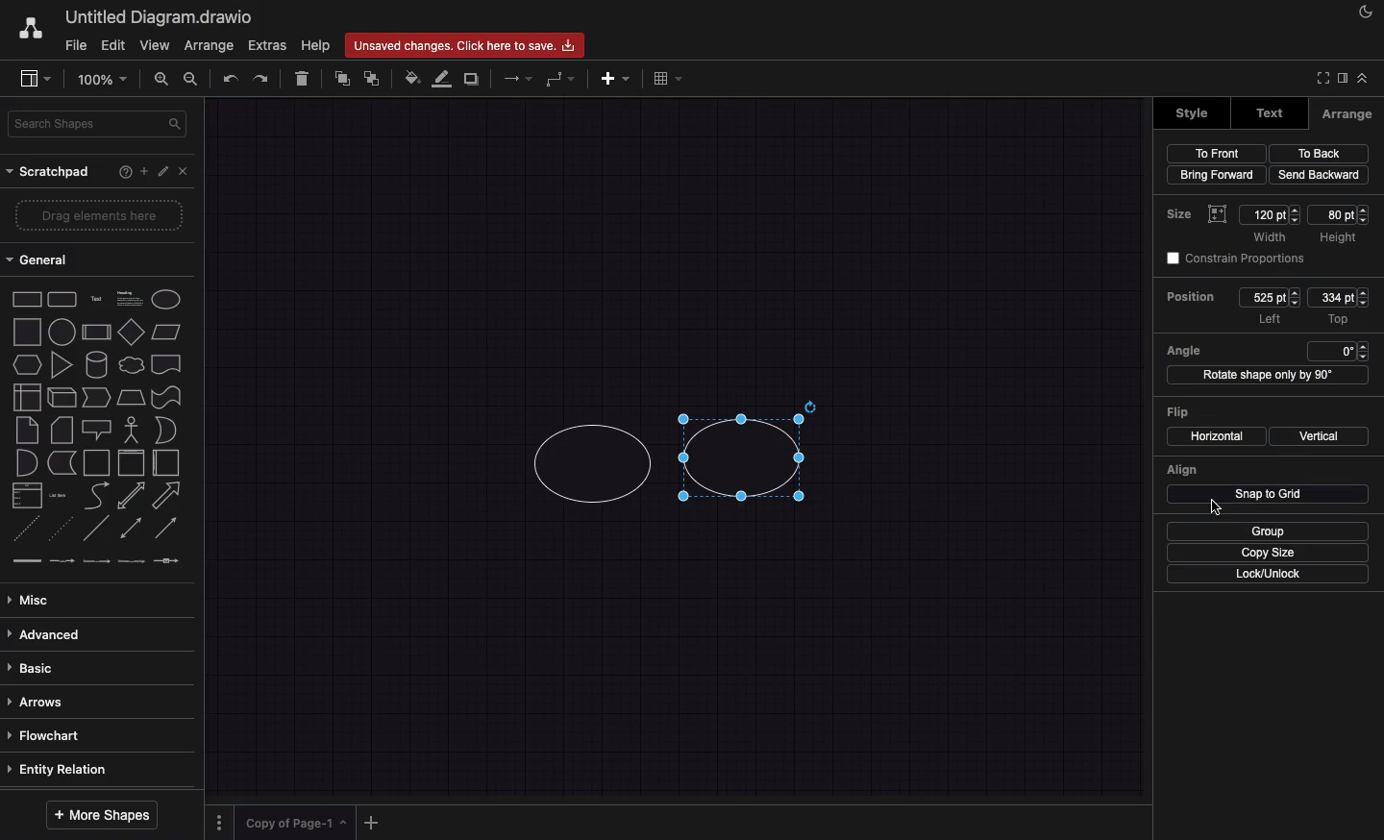  Describe the element at coordinates (1217, 154) in the screenshot. I see `to front` at that location.